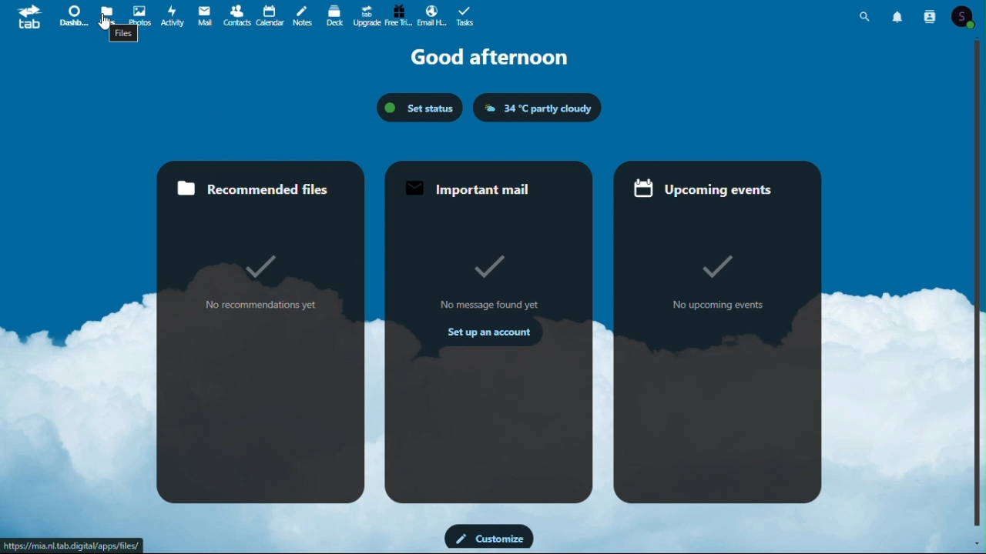 The height and width of the screenshot is (554, 986). What do you see at coordinates (335, 15) in the screenshot?
I see `deck` at bounding box center [335, 15].